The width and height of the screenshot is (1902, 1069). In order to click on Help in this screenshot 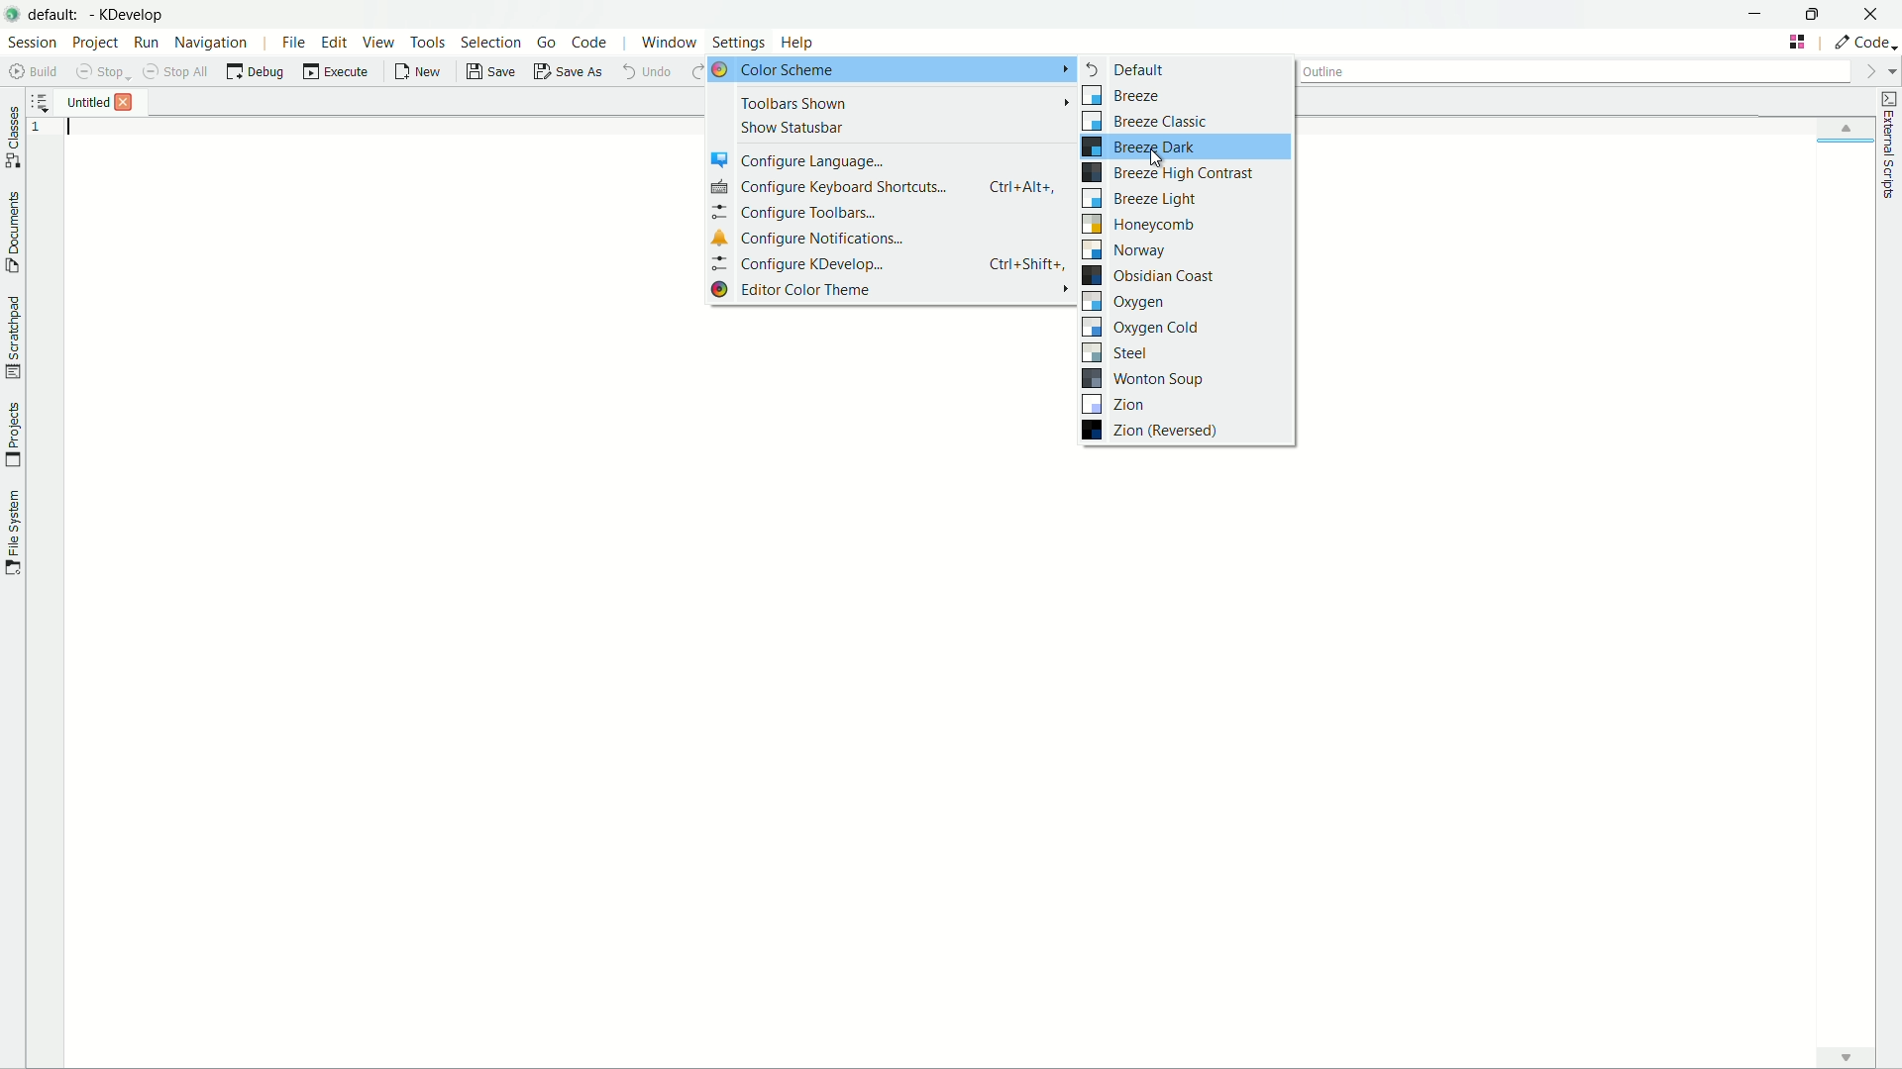, I will do `click(806, 36)`.